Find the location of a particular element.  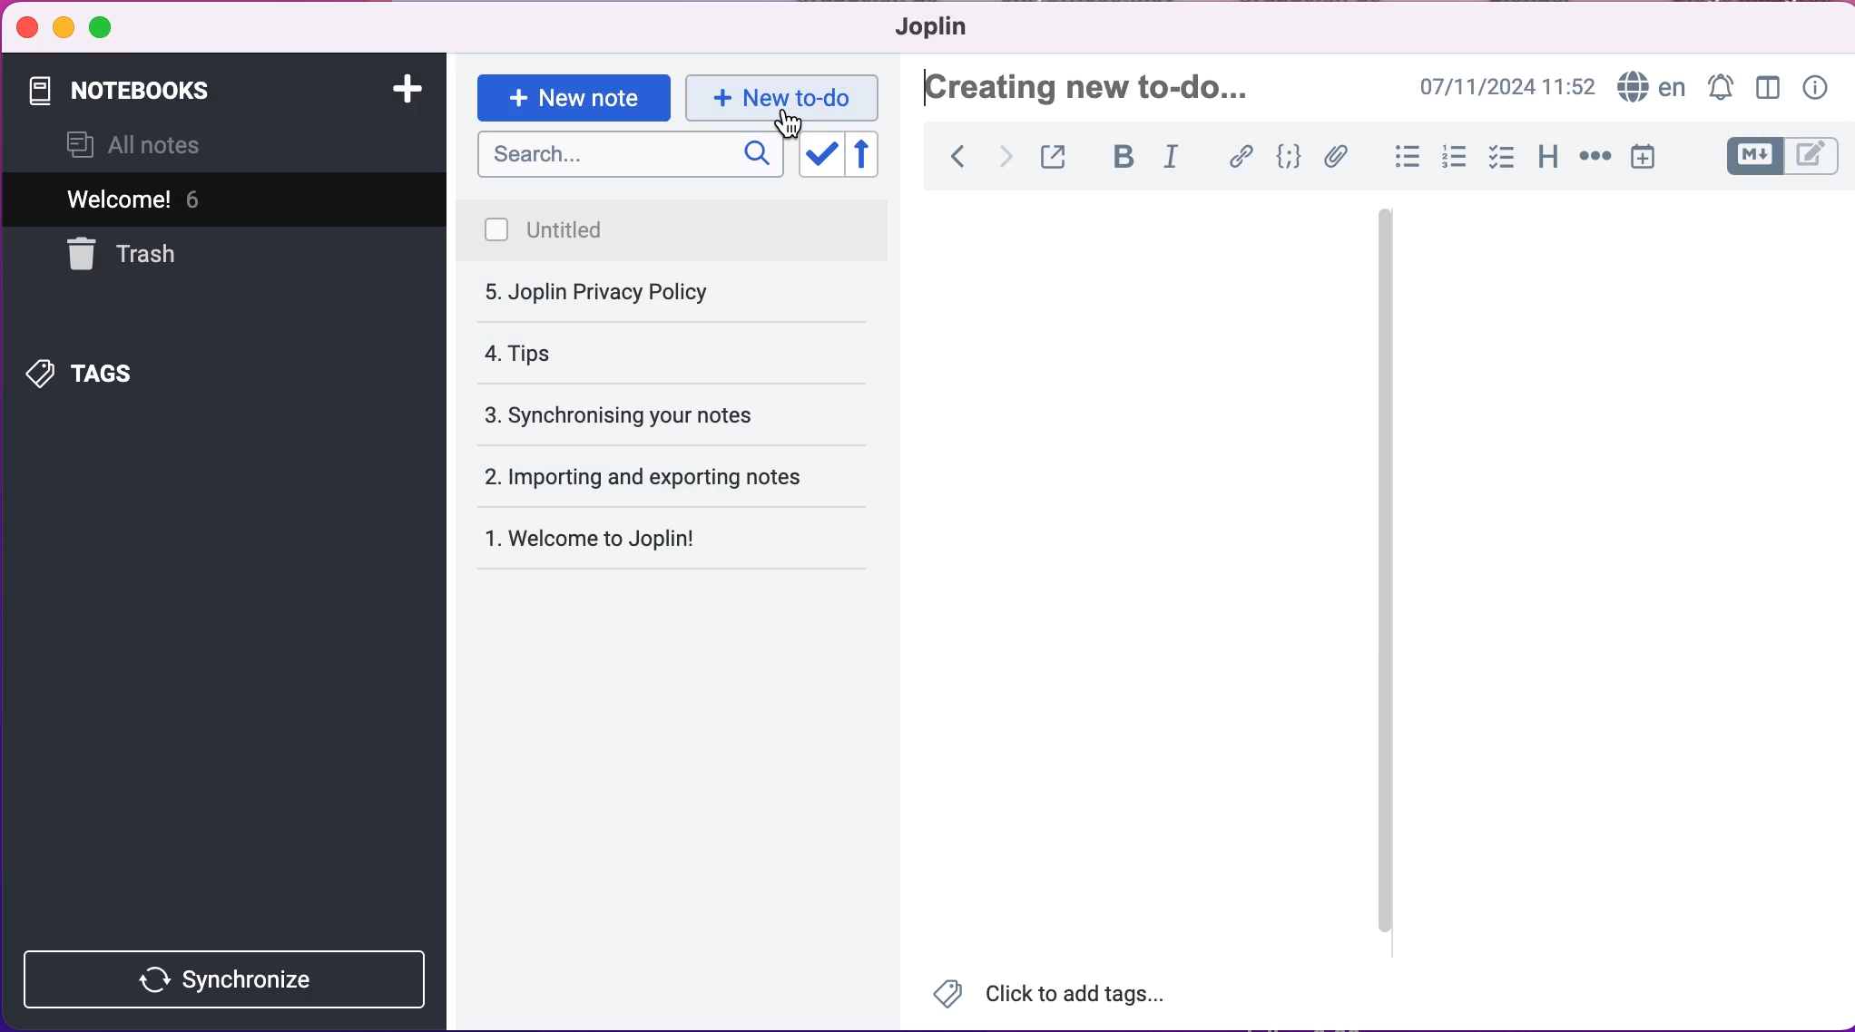

attach file is located at coordinates (1333, 157).